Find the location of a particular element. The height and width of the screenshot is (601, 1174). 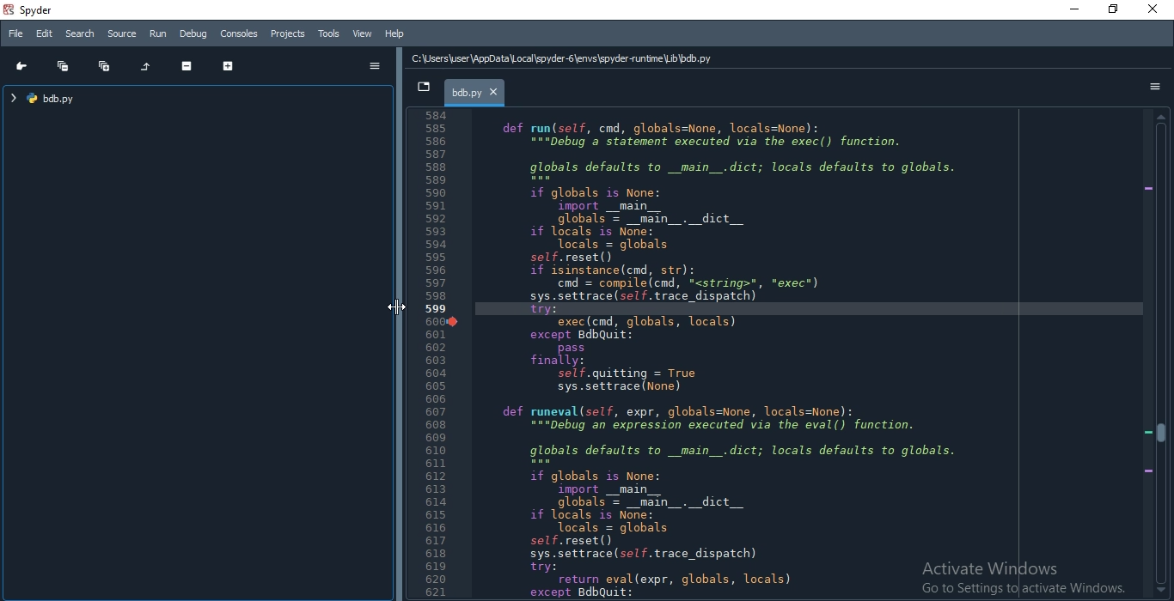

Run is located at coordinates (158, 33).